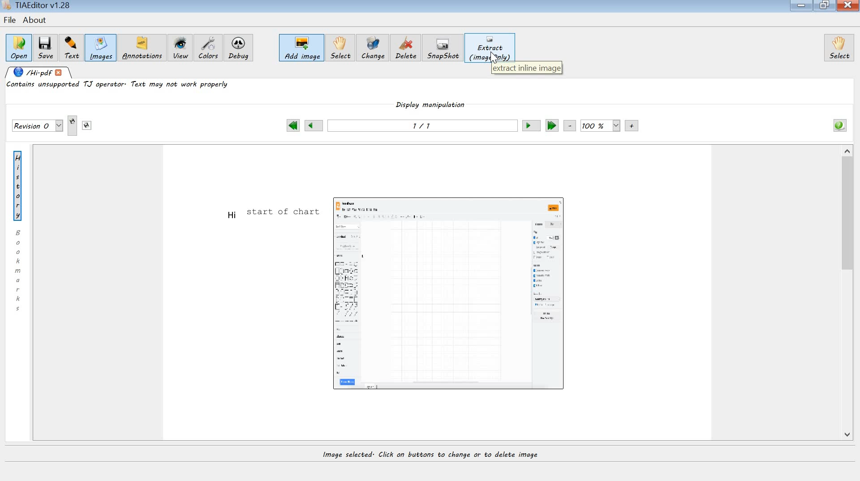 The image size is (860, 481). I want to click on file, so click(9, 20).